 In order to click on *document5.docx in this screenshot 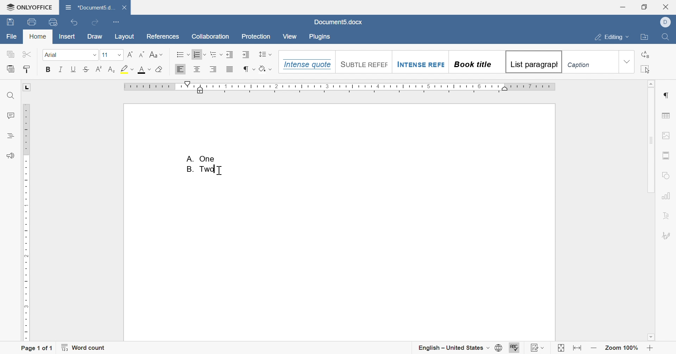, I will do `click(91, 7)`.